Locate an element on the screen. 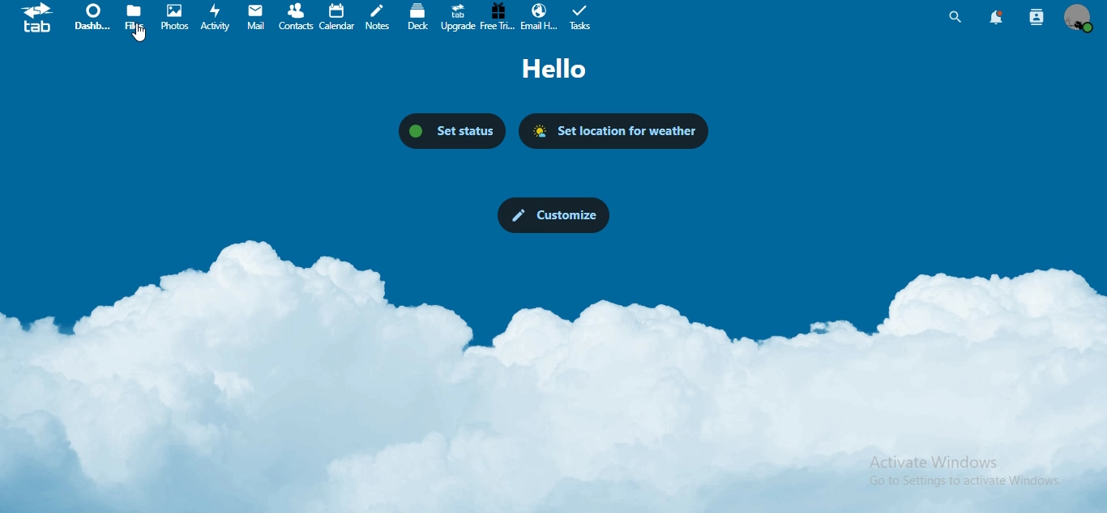  tasks is located at coordinates (579, 18).